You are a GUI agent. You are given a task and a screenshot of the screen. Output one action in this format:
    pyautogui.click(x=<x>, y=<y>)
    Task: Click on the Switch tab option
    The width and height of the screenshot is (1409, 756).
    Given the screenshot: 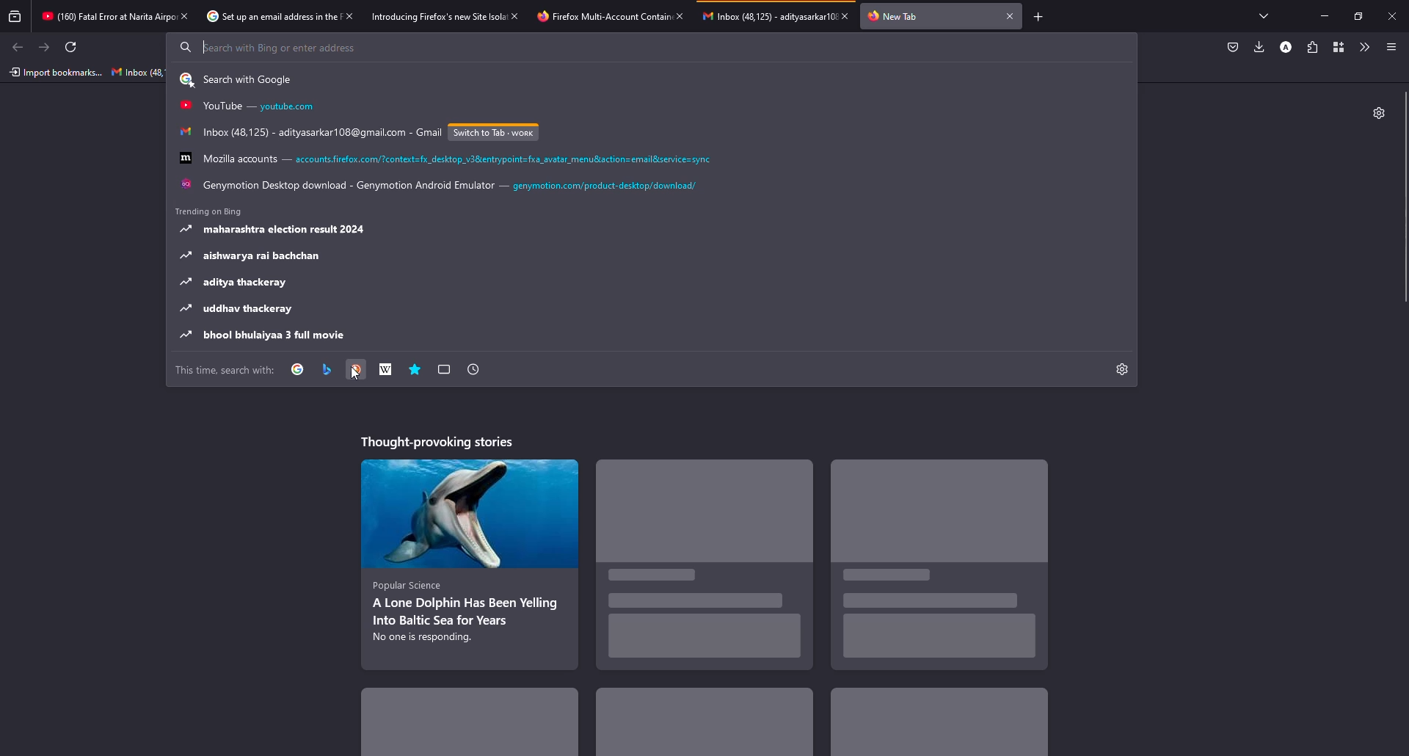 What is the action you would take?
    pyautogui.click(x=493, y=133)
    